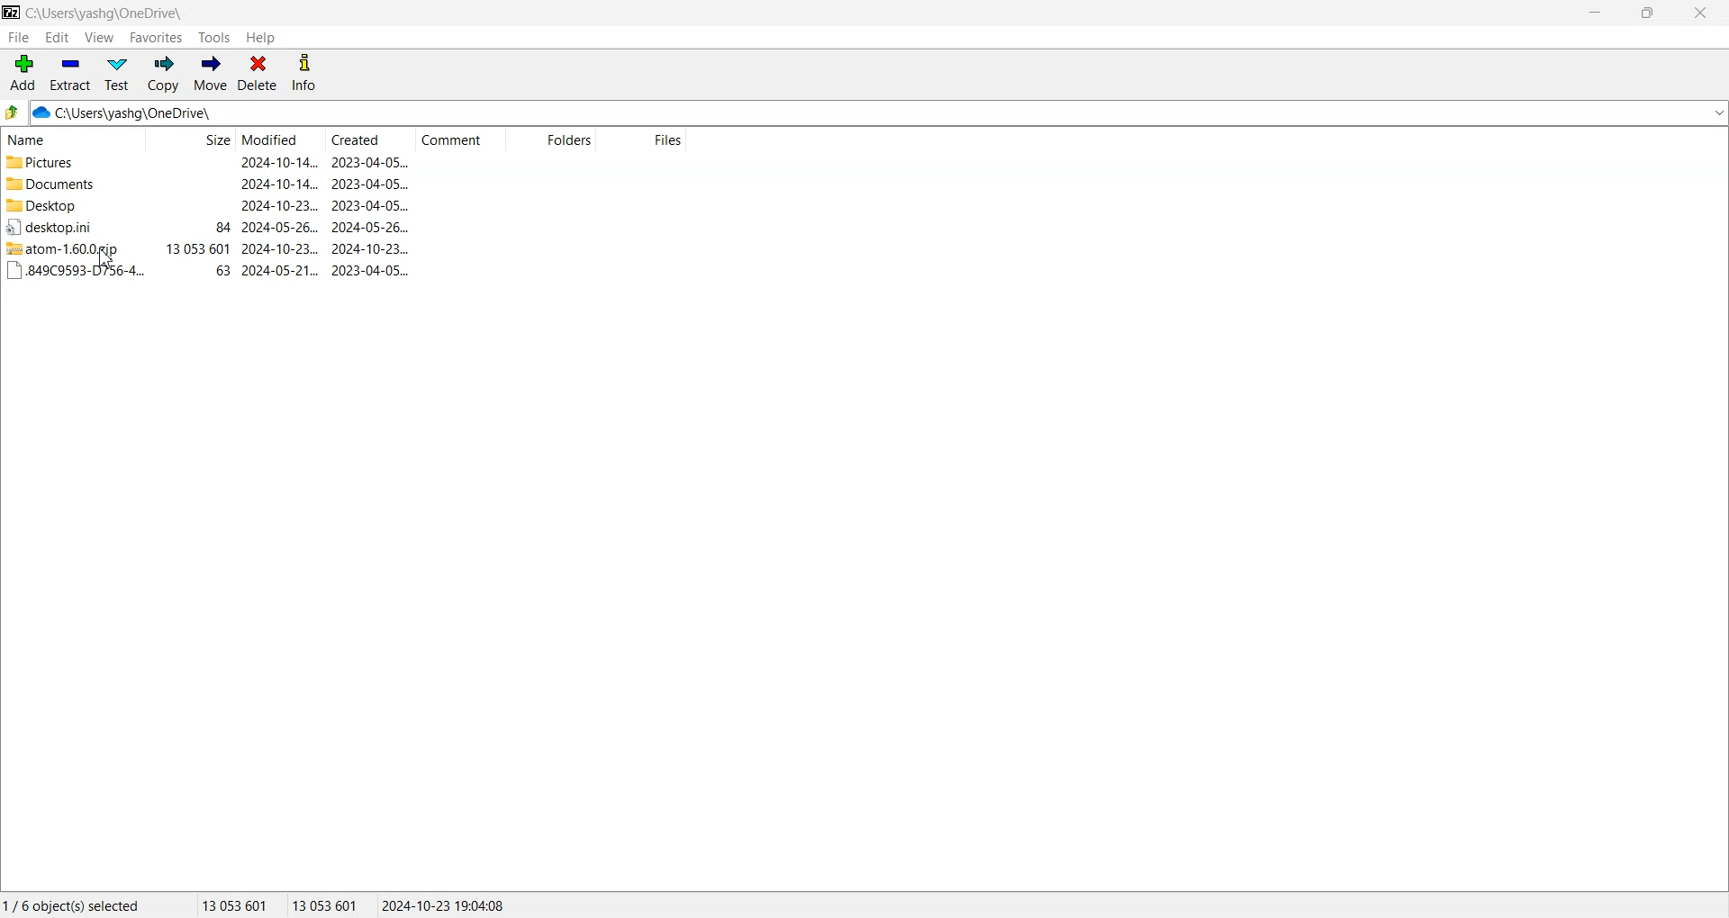  What do you see at coordinates (71, 904) in the screenshot?
I see `1/6 object(s) selected` at bounding box center [71, 904].